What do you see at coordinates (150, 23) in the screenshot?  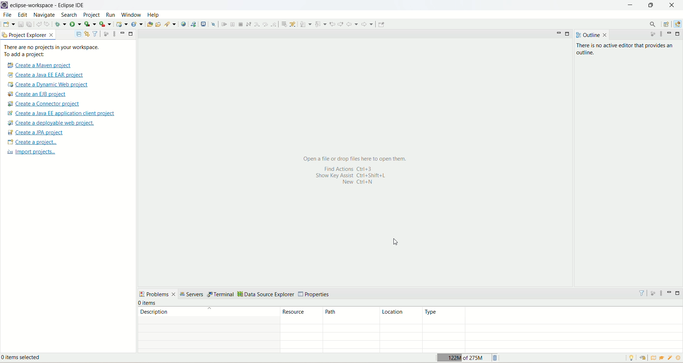 I see `open type` at bounding box center [150, 23].